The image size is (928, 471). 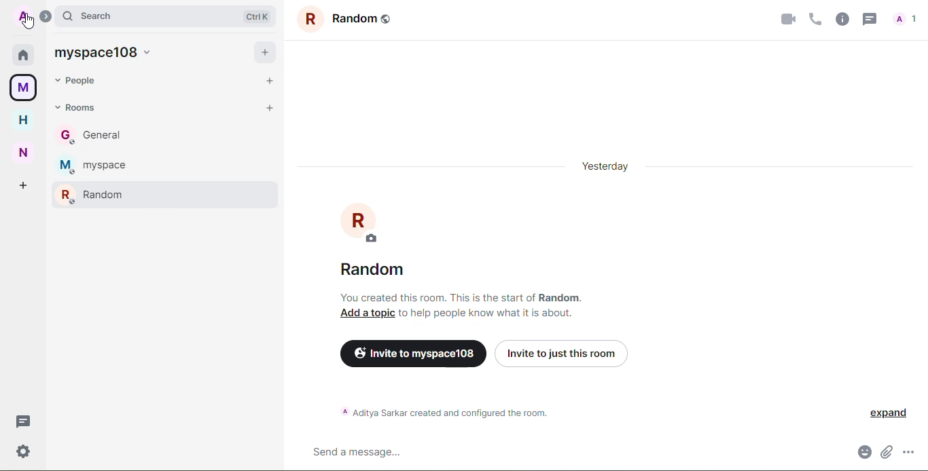 What do you see at coordinates (459, 413) in the screenshot?
I see `A Aditya Sarkar created and configured the room.` at bounding box center [459, 413].